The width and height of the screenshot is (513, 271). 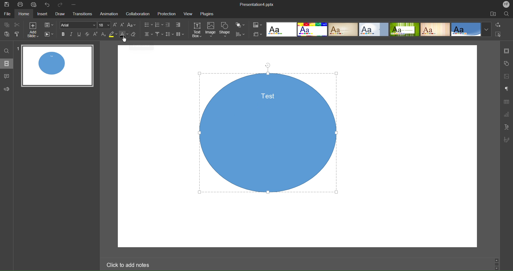 I want to click on Numbering , so click(x=160, y=25).